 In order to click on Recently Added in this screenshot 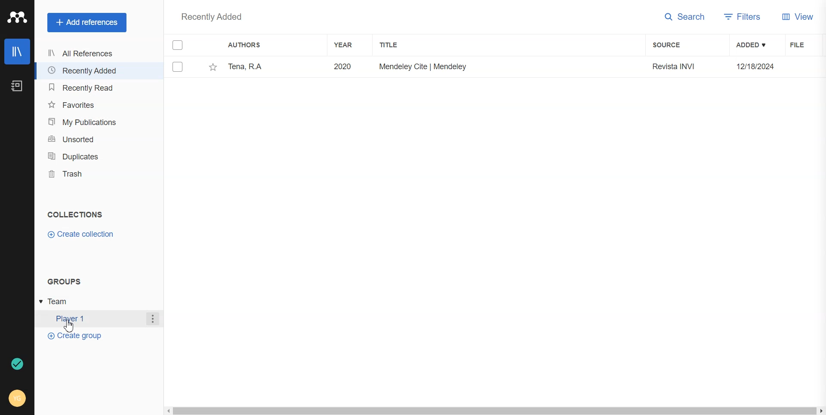, I will do `click(87, 71)`.